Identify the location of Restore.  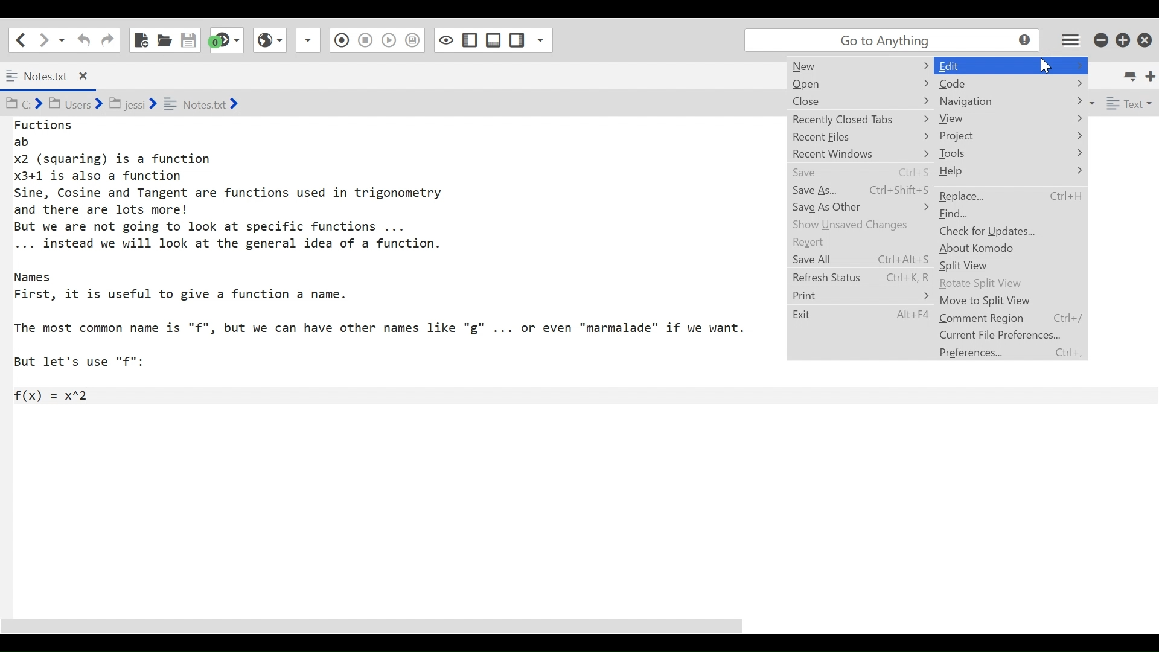
(1123, 39).